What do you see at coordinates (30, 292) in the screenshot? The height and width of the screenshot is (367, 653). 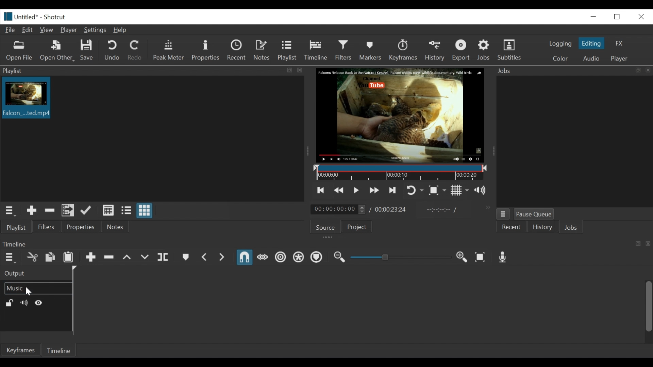 I see `Cursor` at bounding box center [30, 292].